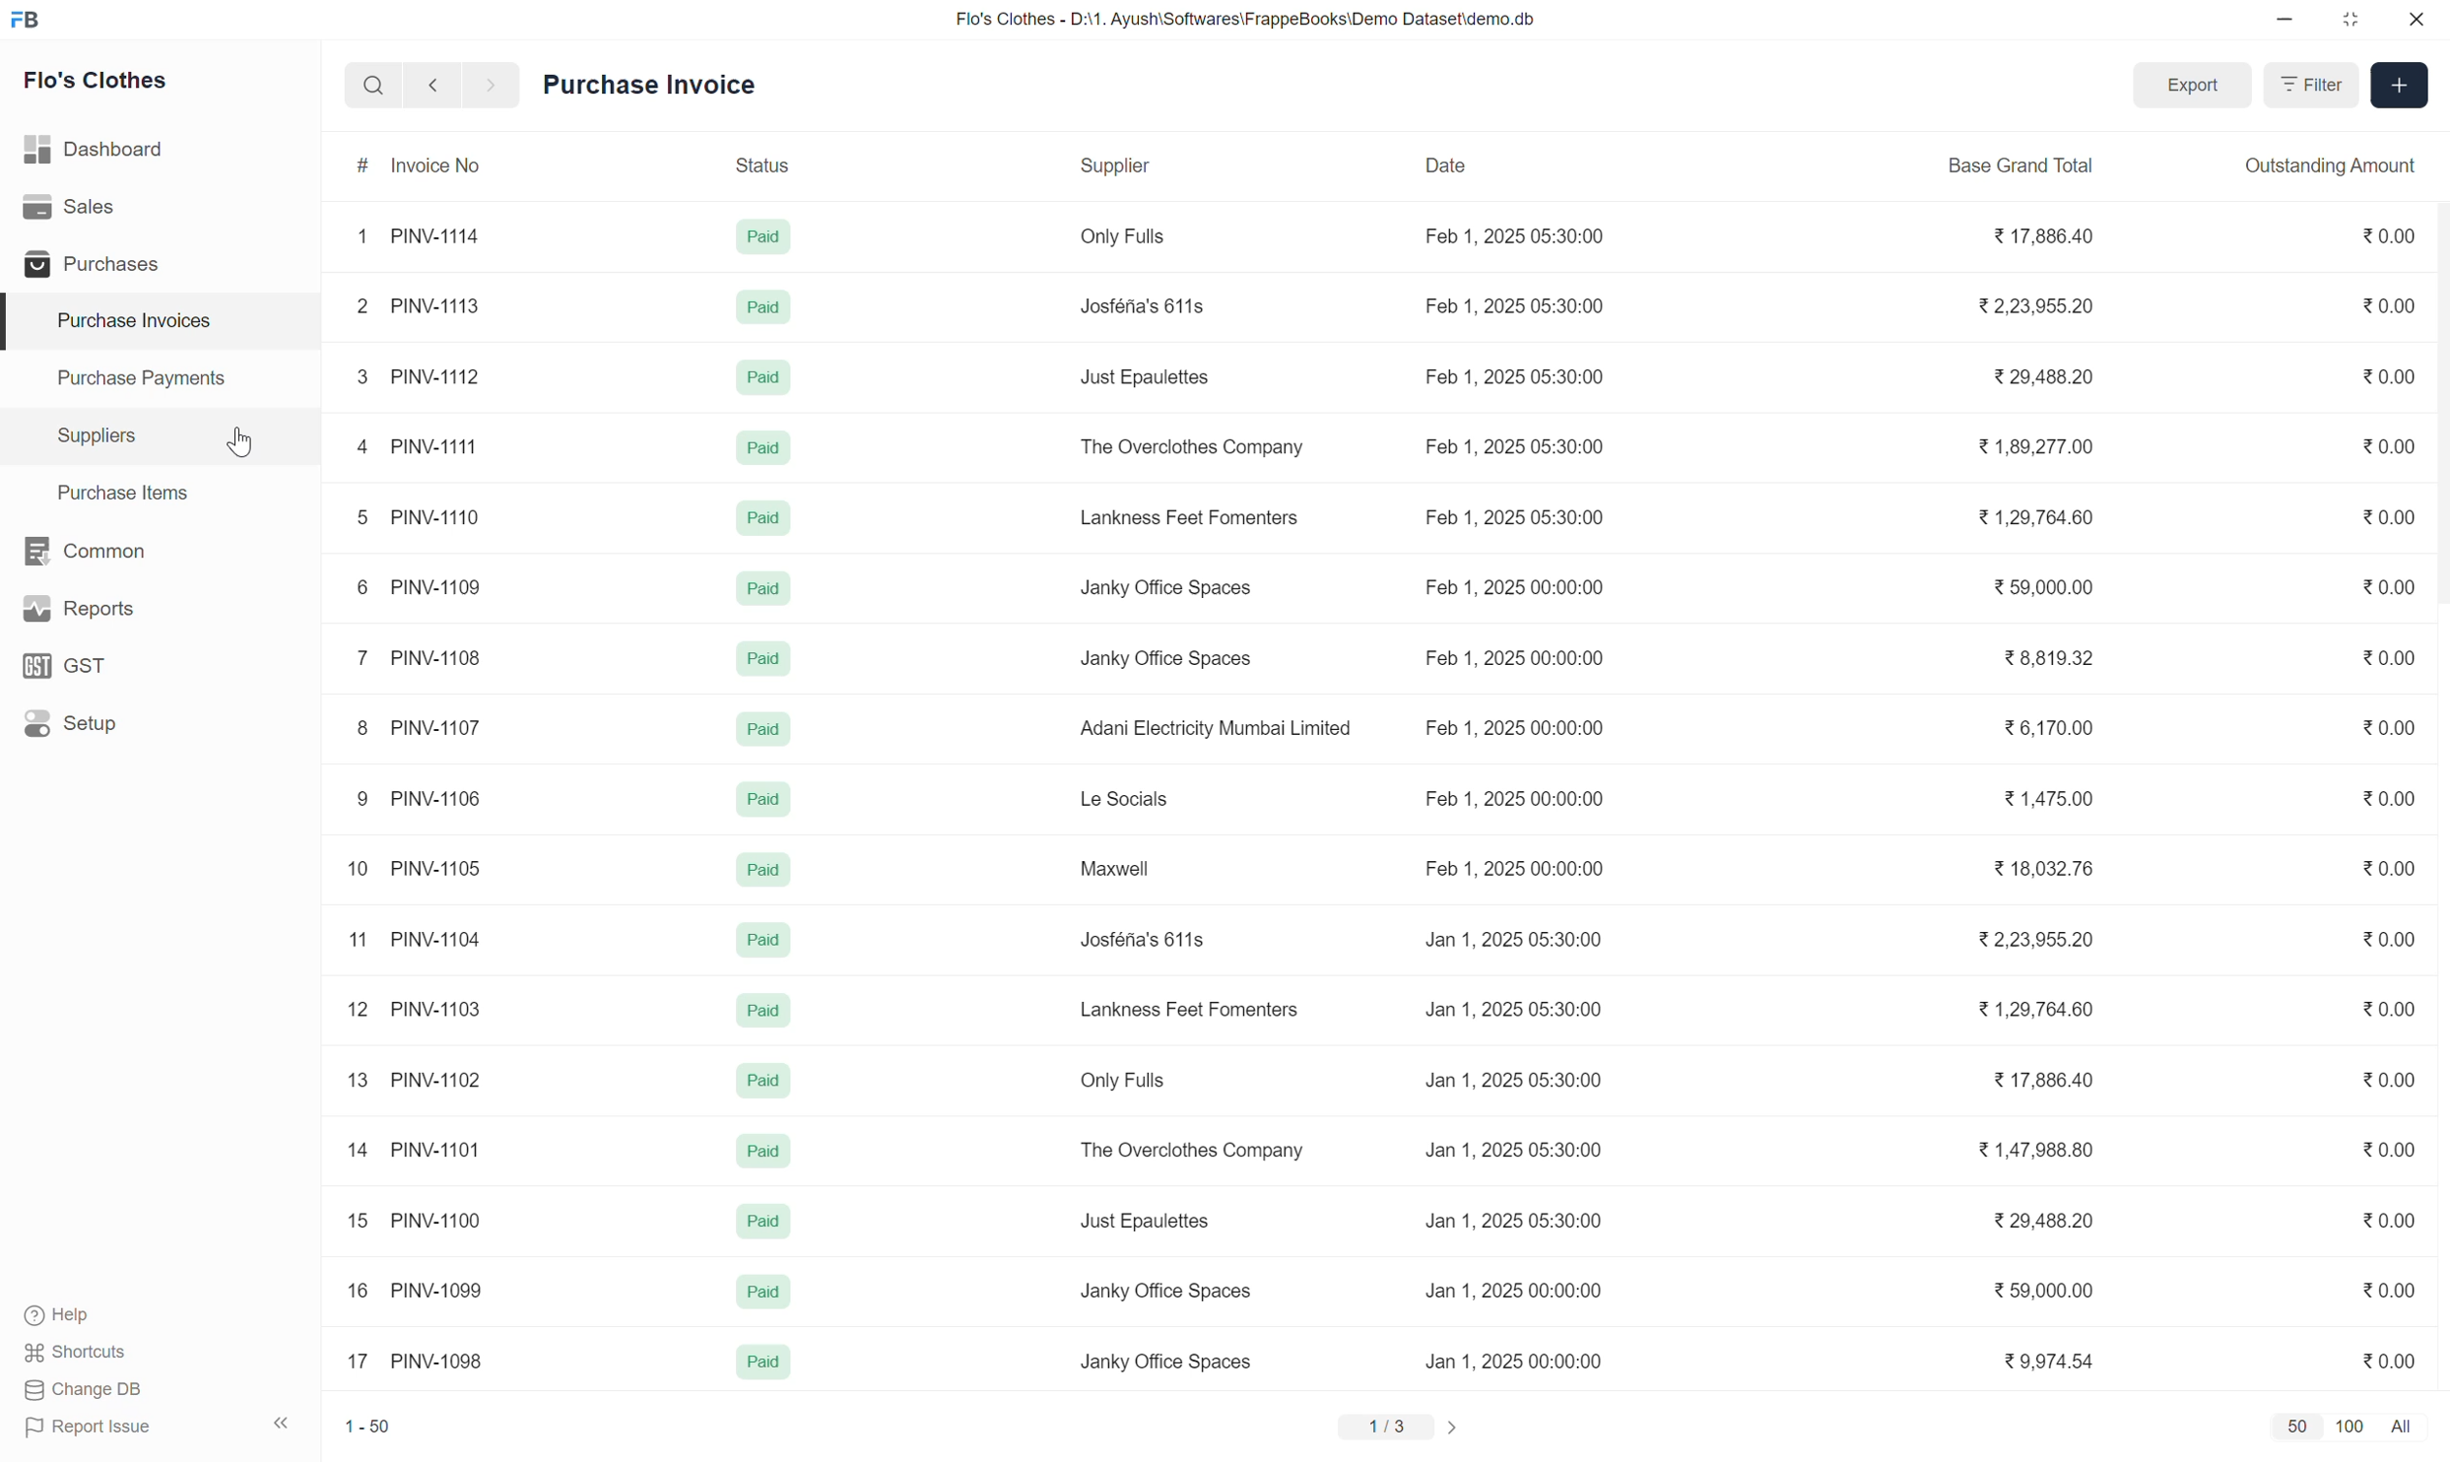  Describe the element at coordinates (97, 77) in the screenshot. I see `Flo's Clothes` at that location.